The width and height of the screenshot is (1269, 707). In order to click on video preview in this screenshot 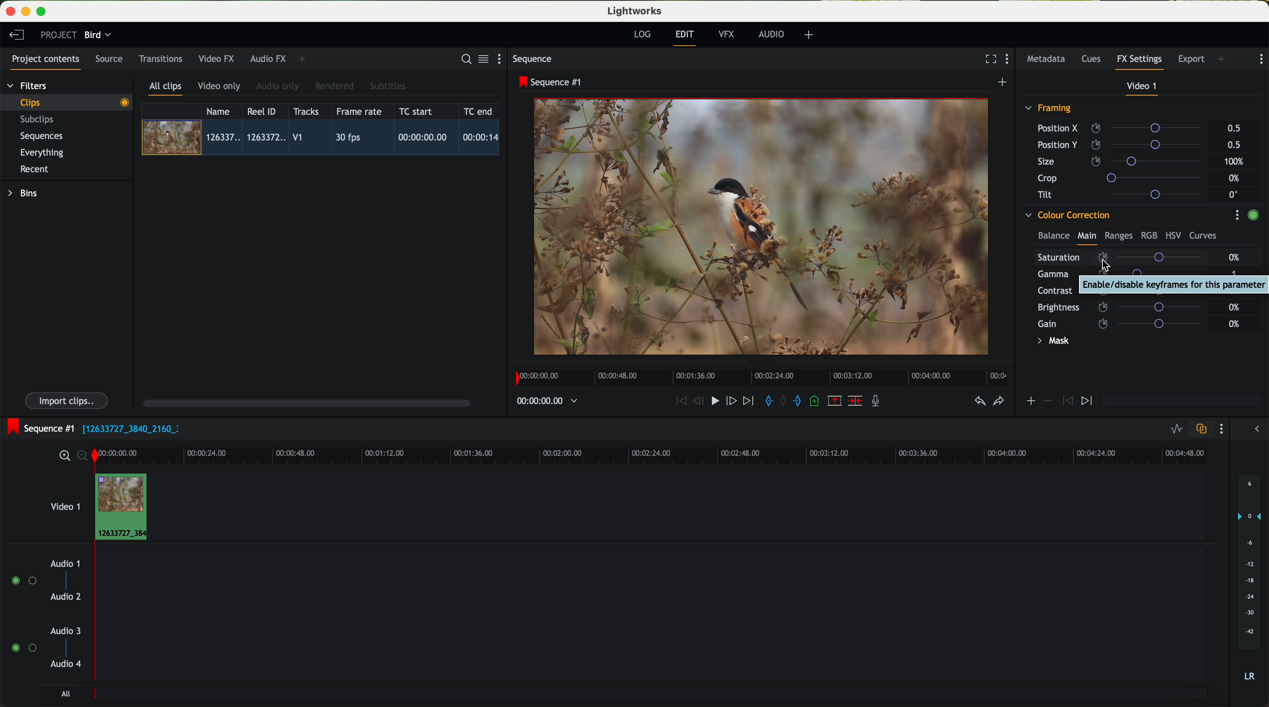, I will do `click(766, 228)`.